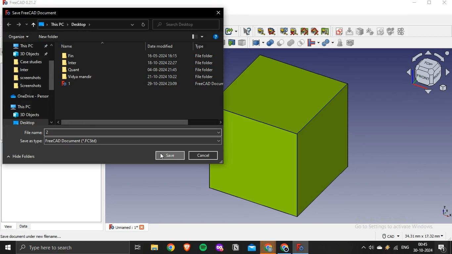 Image resolution: width=452 pixels, height=254 pixels. What do you see at coordinates (261, 31) in the screenshot?
I see `measure linear` at bounding box center [261, 31].